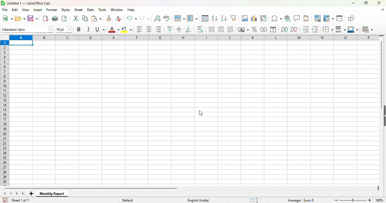 This screenshot has height=203, width=386. Describe the element at coordinates (200, 30) in the screenshot. I see `wrap text` at that location.